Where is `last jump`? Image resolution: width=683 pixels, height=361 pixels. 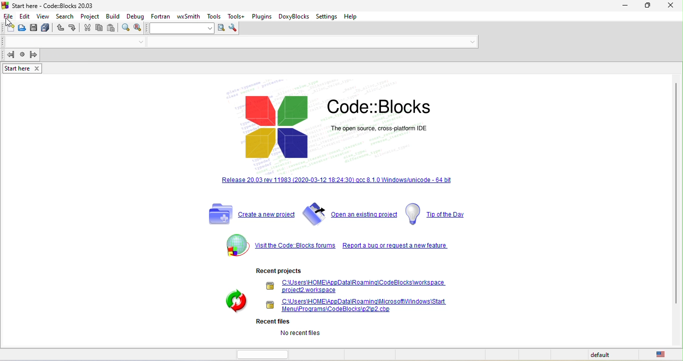 last jump is located at coordinates (22, 55).